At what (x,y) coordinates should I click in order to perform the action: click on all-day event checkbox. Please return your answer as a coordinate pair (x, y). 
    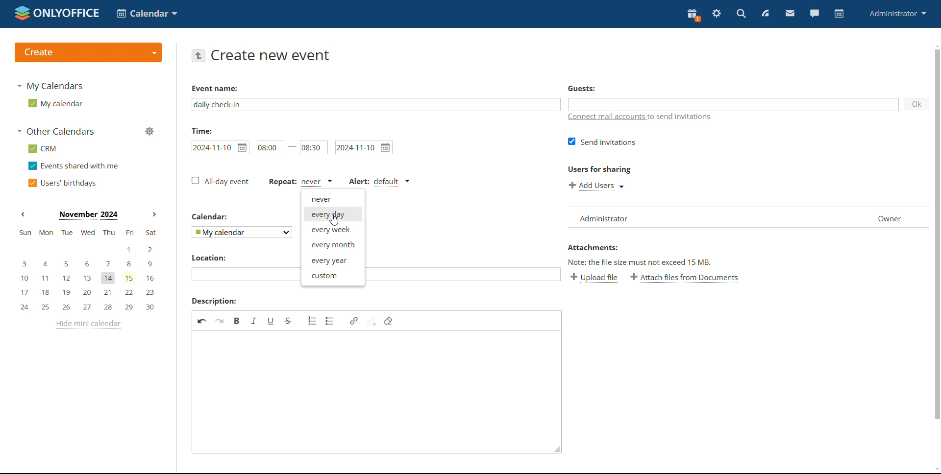
    Looking at the image, I should click on (219, 181).